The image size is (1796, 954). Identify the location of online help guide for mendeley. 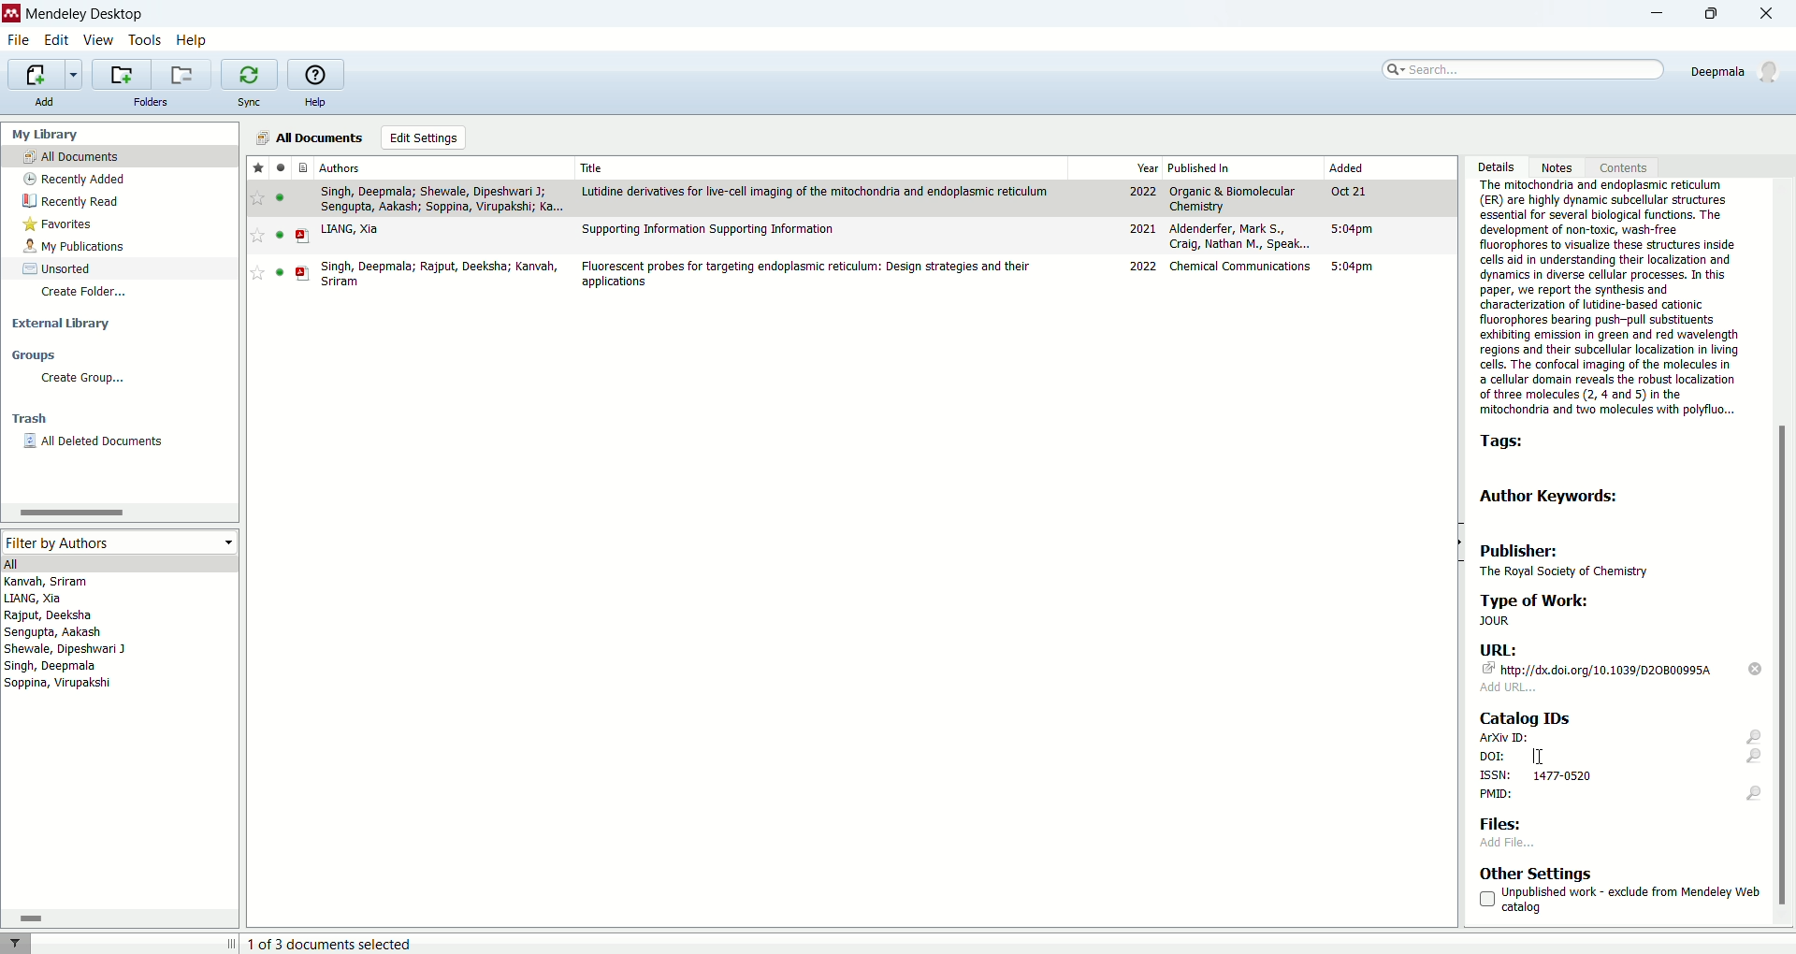
(313, 73).